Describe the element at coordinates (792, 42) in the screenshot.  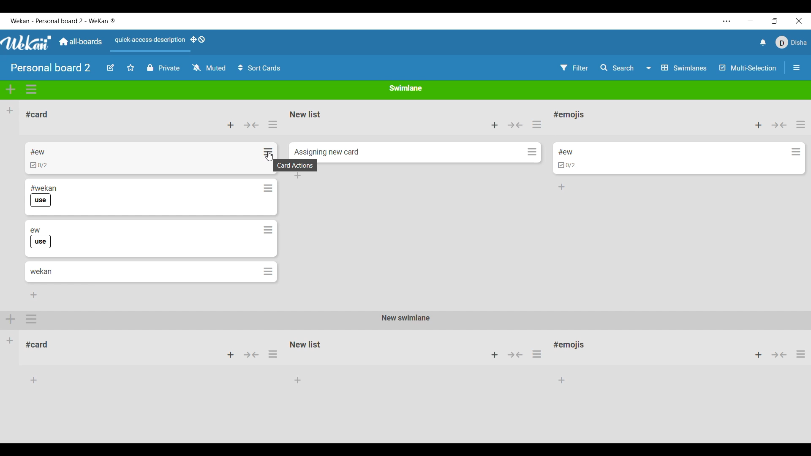
I see `Current account` at that location.